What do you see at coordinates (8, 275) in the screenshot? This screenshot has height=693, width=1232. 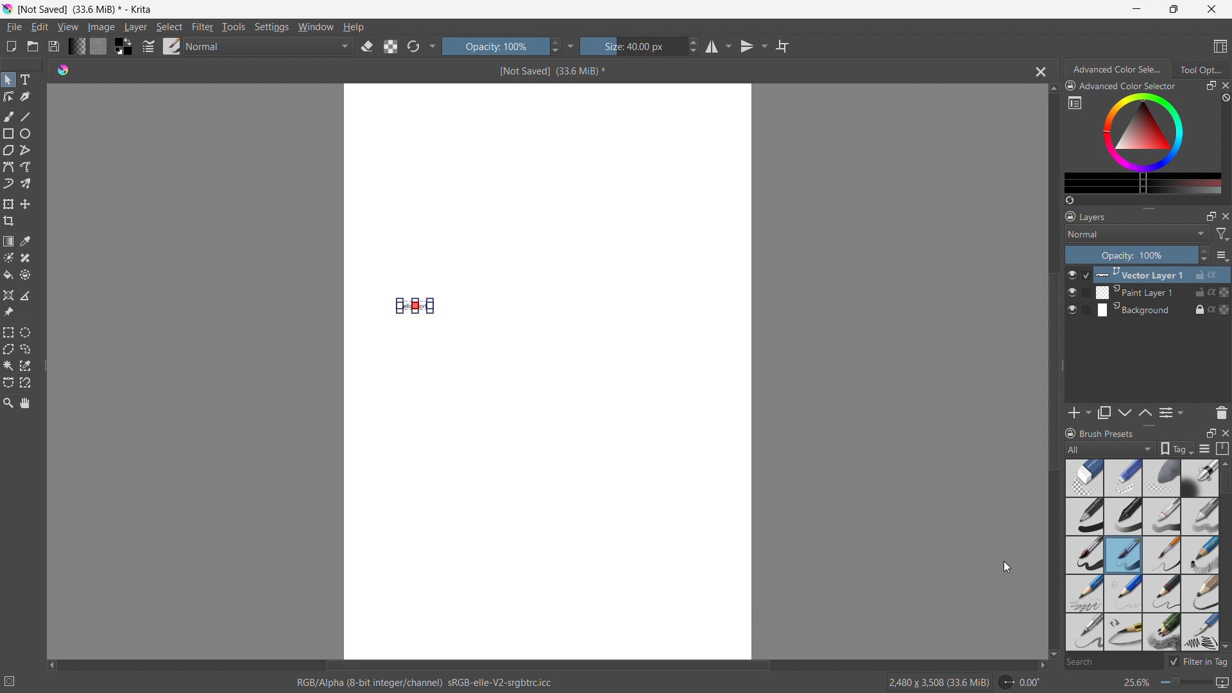 I see `fill a contiguous area of color with a color` at bounding box center [8, 275].